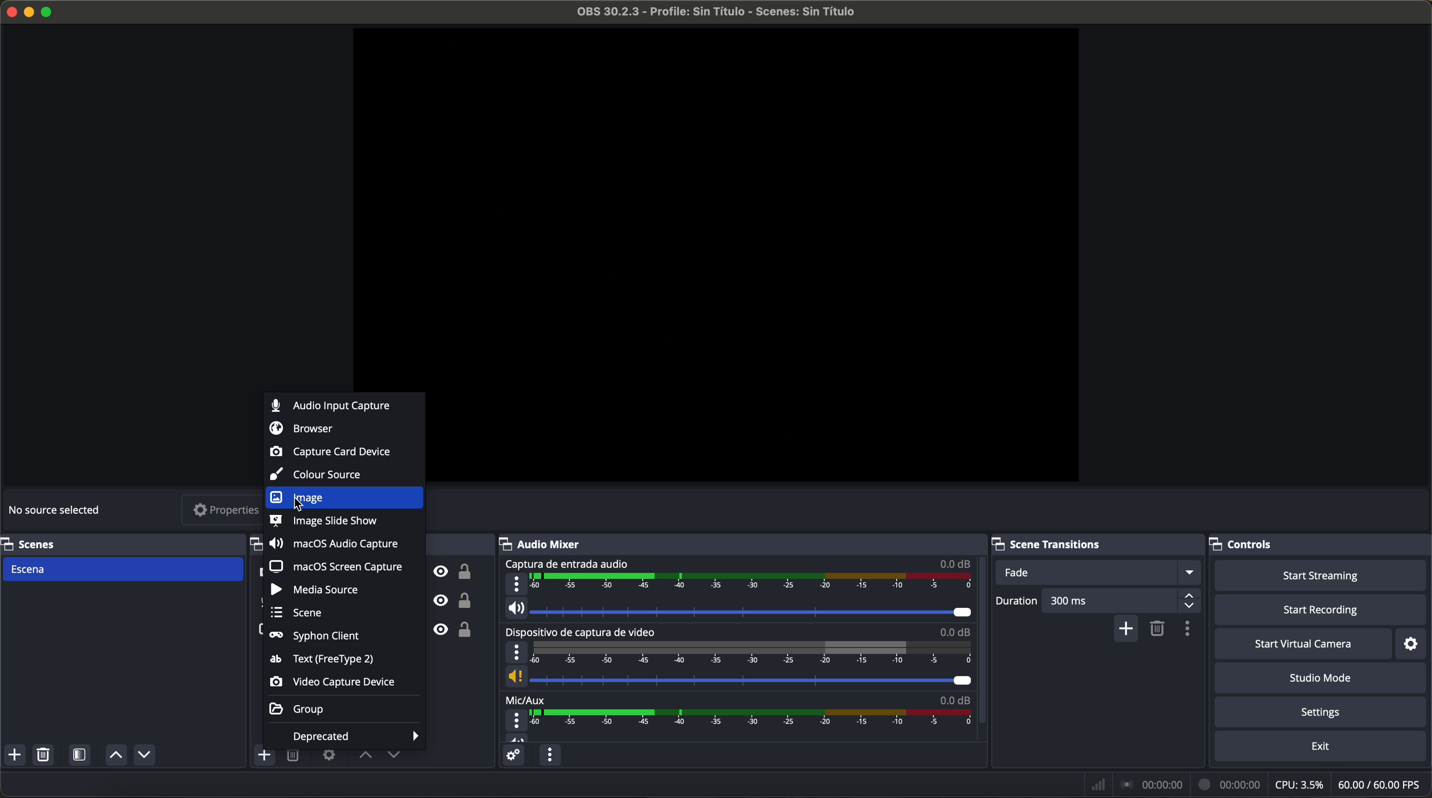 This screenshot has width=1432, height=798. Describe the element at coordinates (1122, 601) in the screenshot. I see `300 ms` at that location.